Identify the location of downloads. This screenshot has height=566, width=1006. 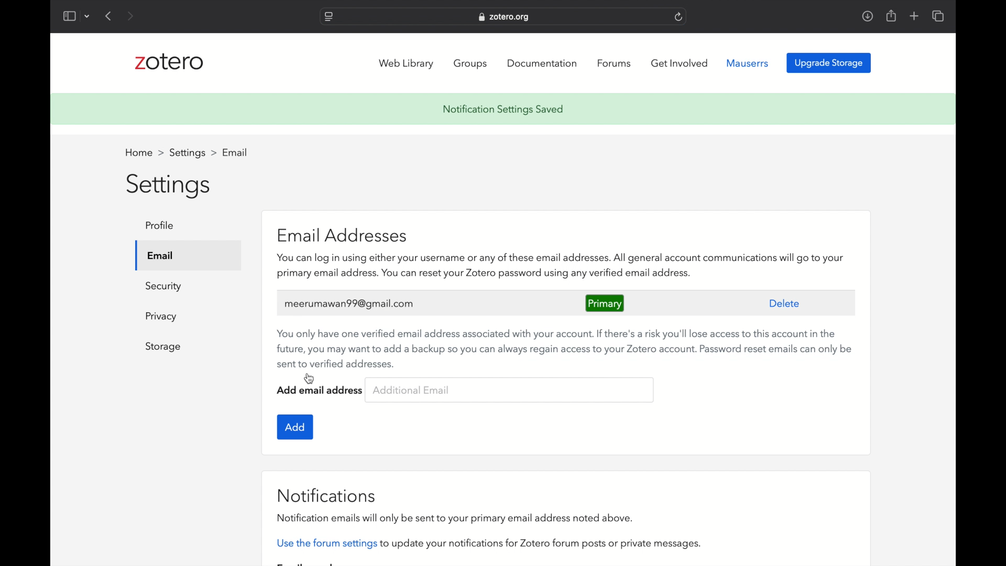
(867, 16).